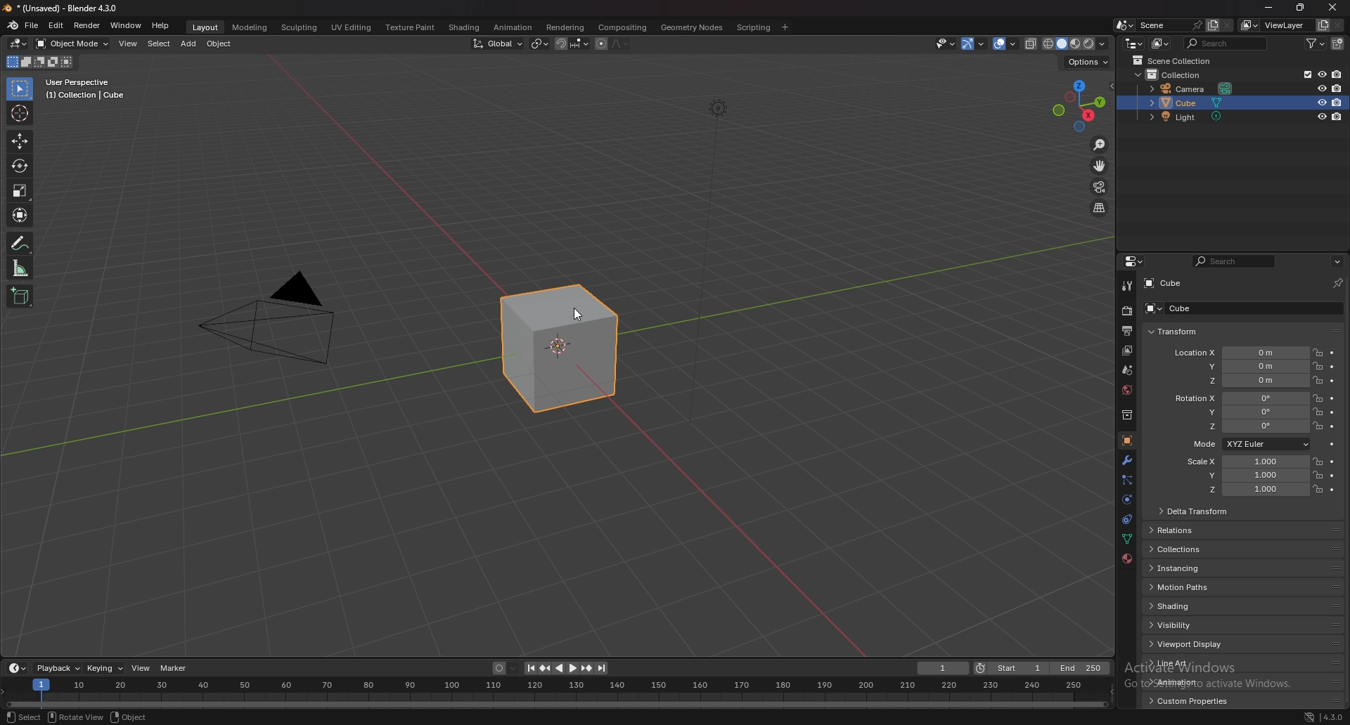 This screenshot has height=725, width=1350. I want to click on file, so click(32, 25).